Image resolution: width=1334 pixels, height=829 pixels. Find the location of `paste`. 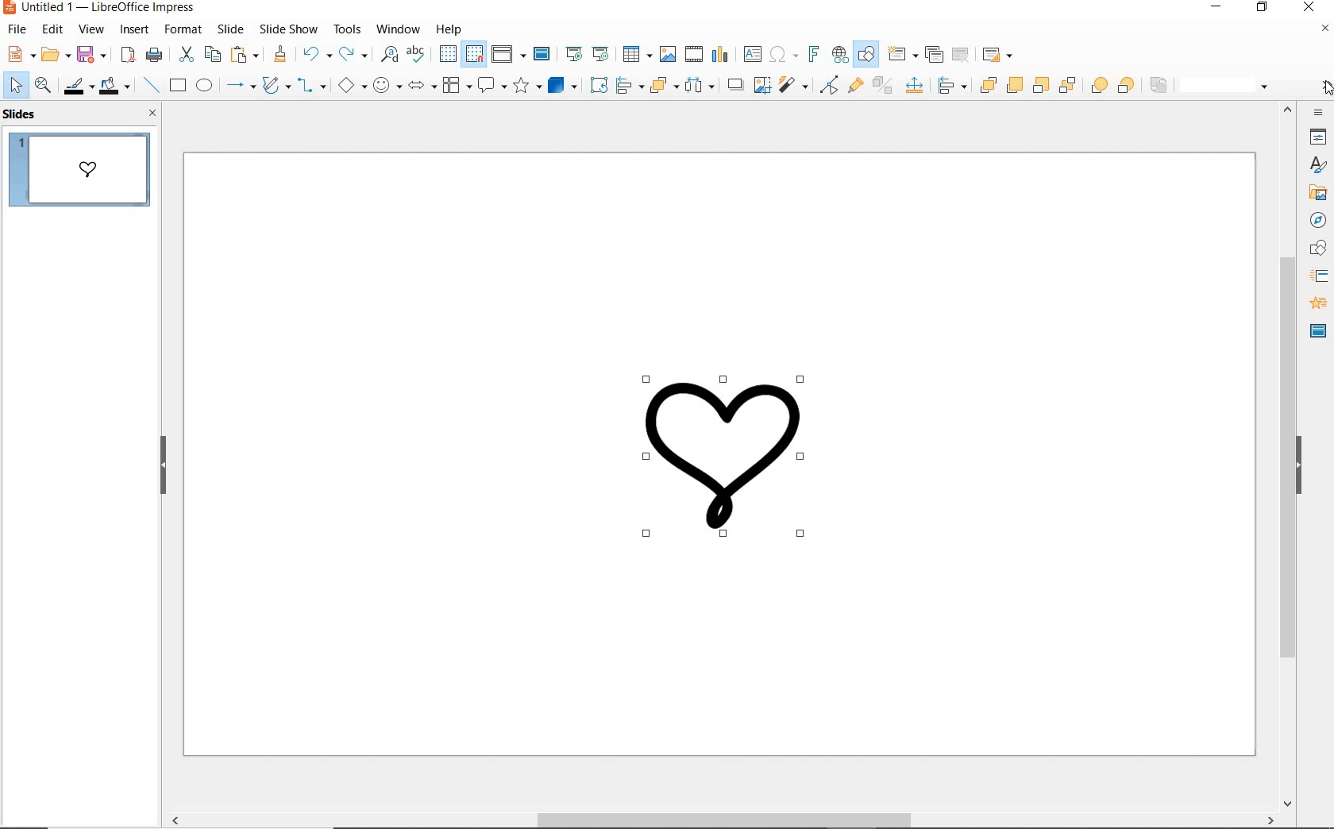

paste is located at coordinates (243, 56).